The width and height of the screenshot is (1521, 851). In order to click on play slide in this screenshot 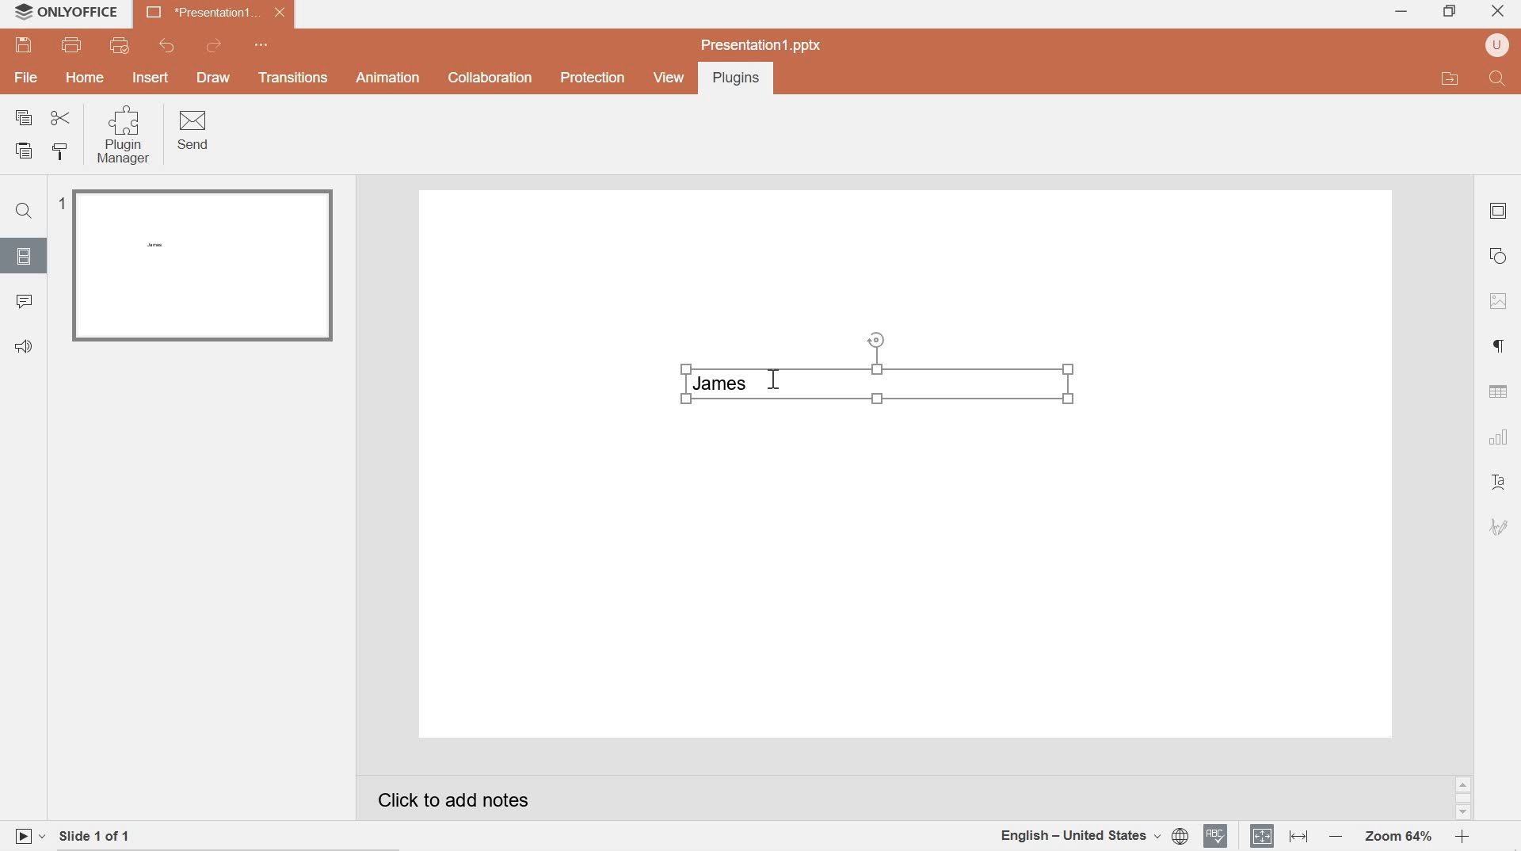, I will do `click(28, 835)`.